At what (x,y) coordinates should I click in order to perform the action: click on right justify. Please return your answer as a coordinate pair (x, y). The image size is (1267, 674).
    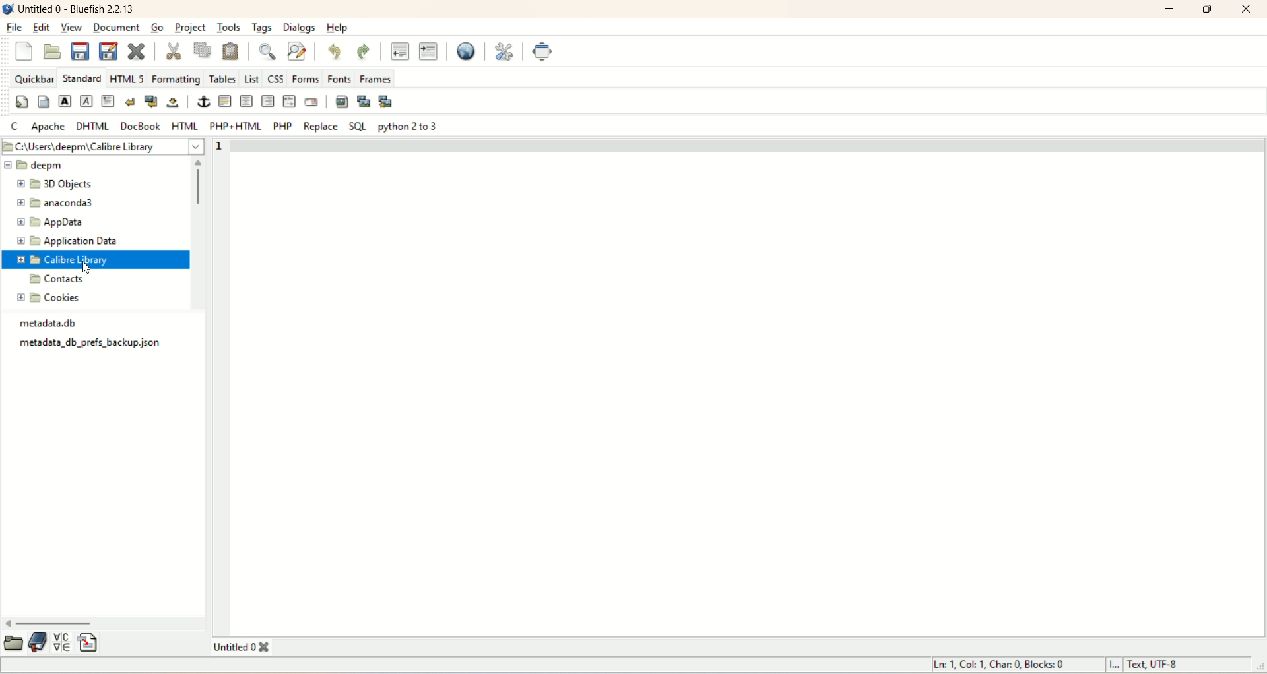
    Looking at the image, I should click on (267, 100).